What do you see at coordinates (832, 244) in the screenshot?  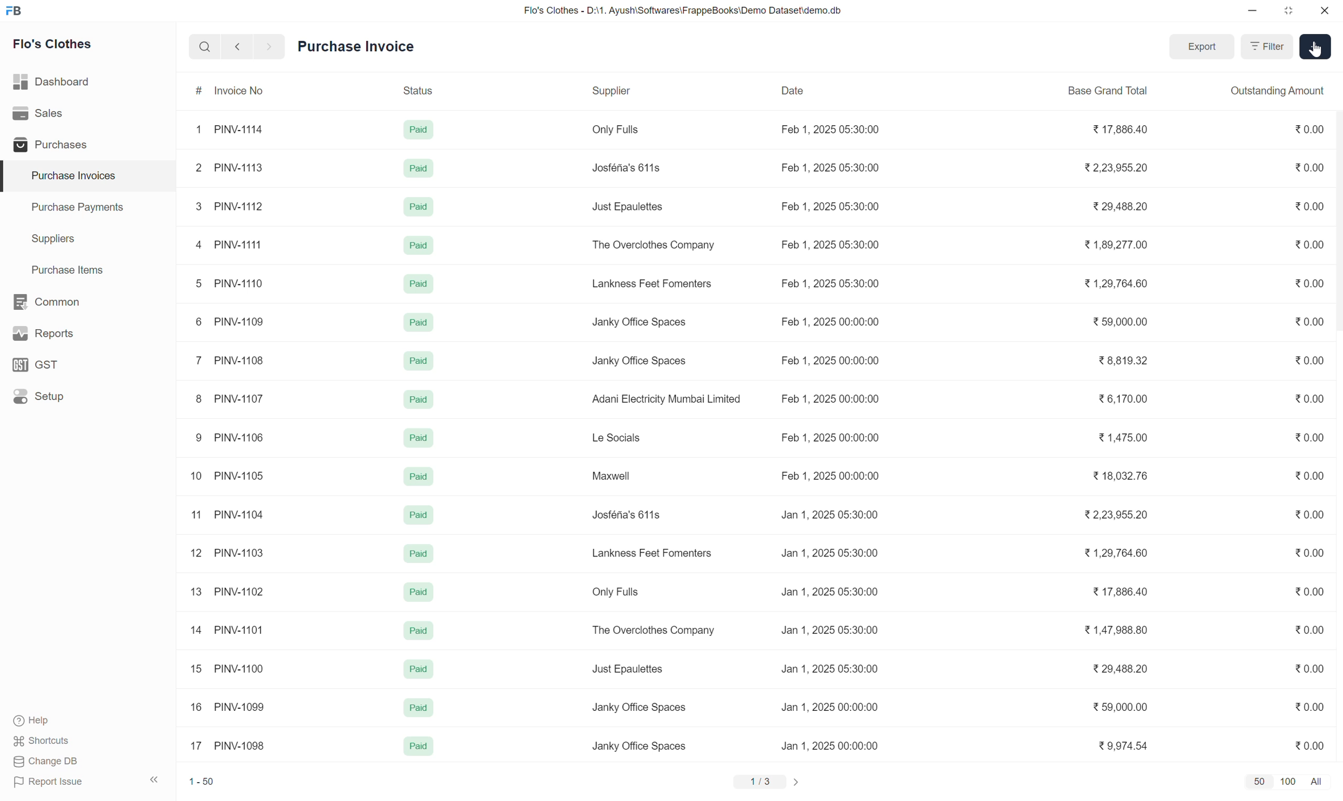 I see `Feb 1, 2025 05:30:00` at bounding box center [832, 244].